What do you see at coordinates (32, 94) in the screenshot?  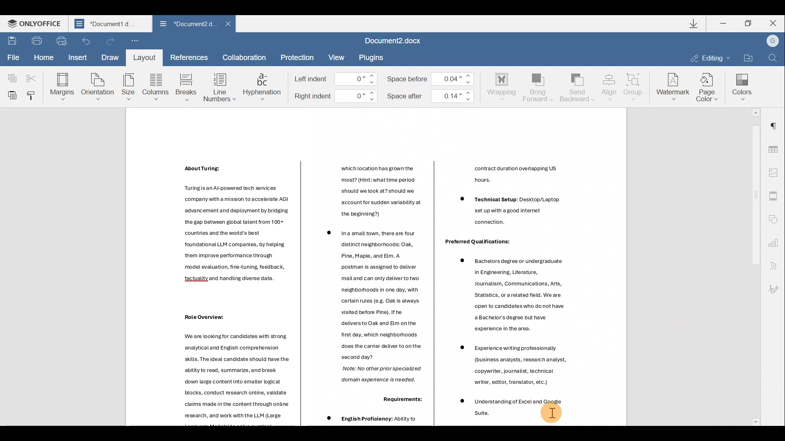 I see `Copy style` at bounding box center [32, 94].